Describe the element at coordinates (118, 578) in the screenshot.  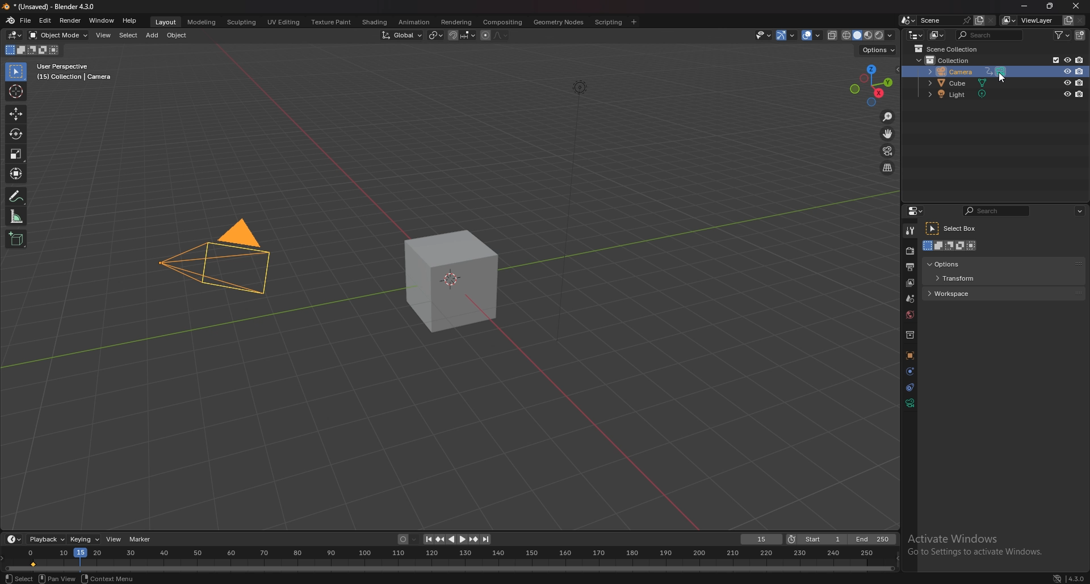
I see `object` at that location.